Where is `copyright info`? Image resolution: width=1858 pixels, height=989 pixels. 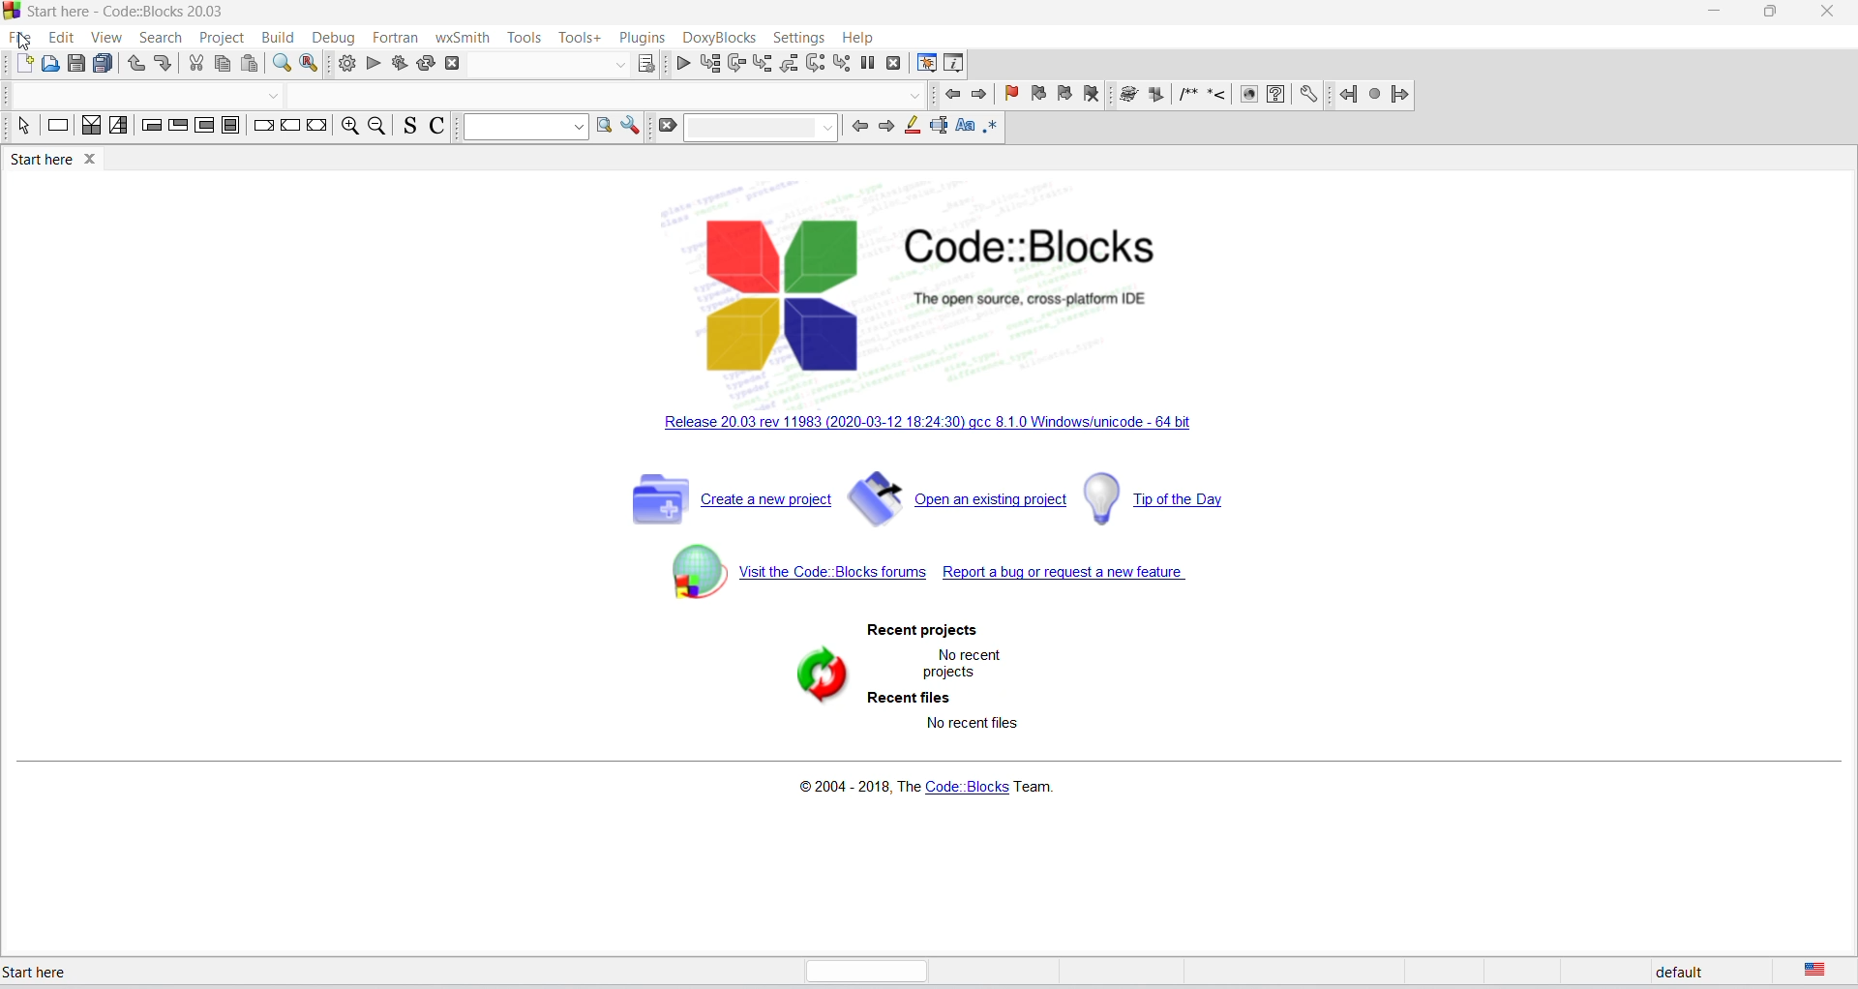 copyright info is located at coordinates (920, 785).